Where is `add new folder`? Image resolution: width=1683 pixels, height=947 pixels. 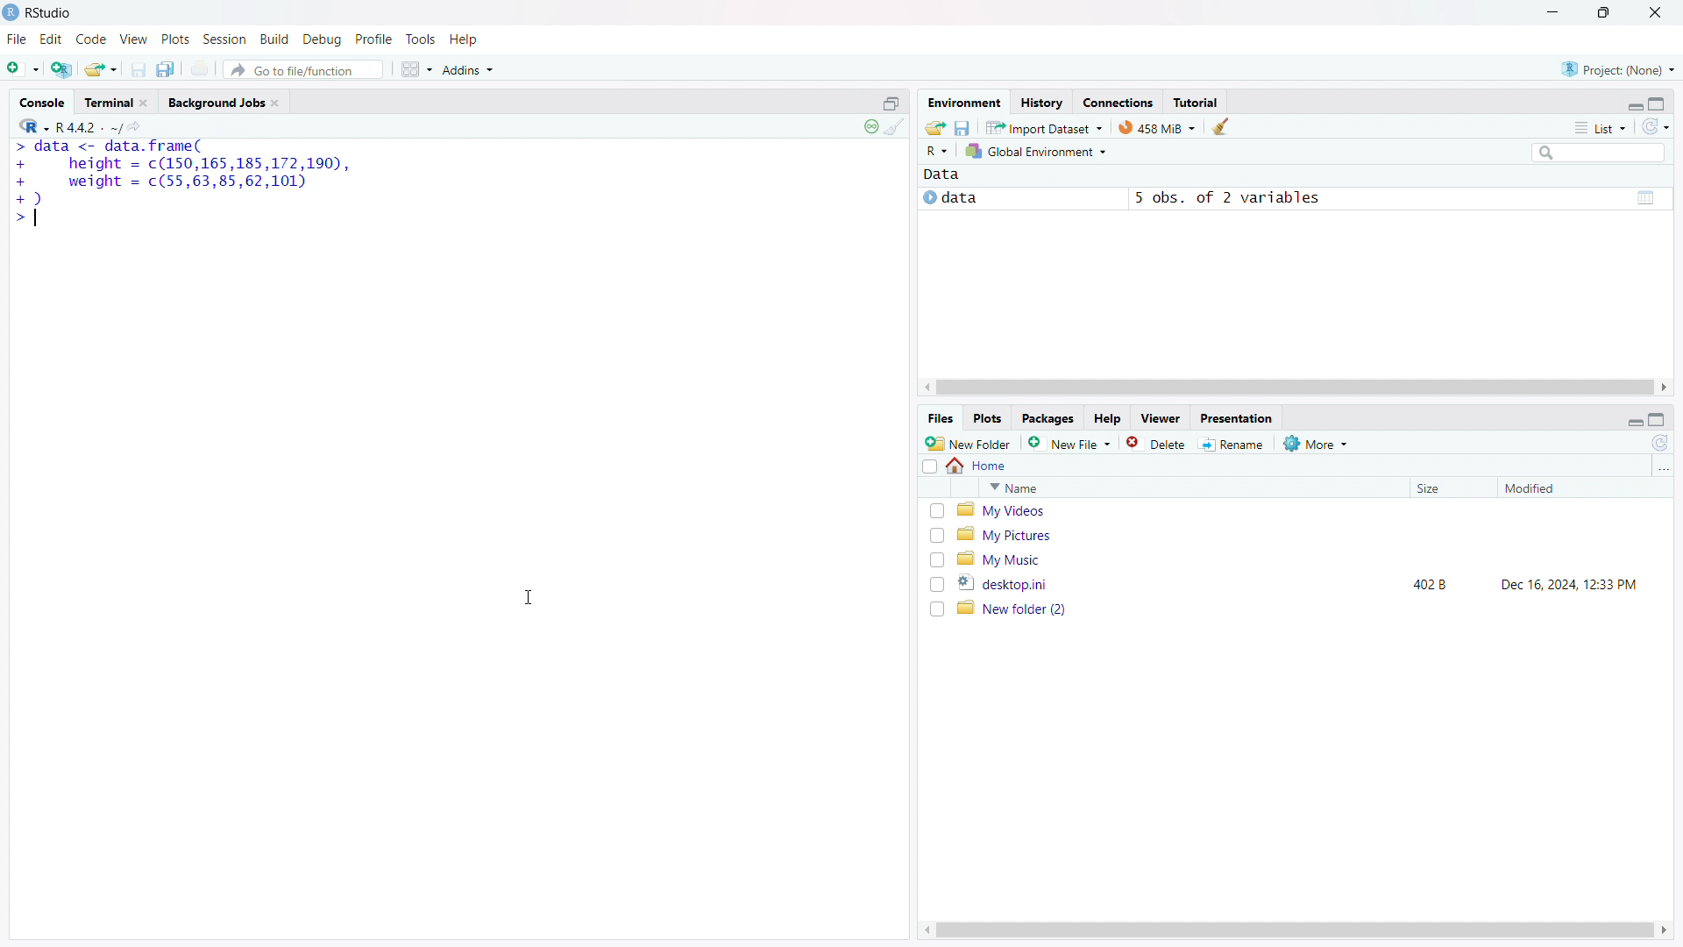
add new folder is located at coordinates (969, 443).